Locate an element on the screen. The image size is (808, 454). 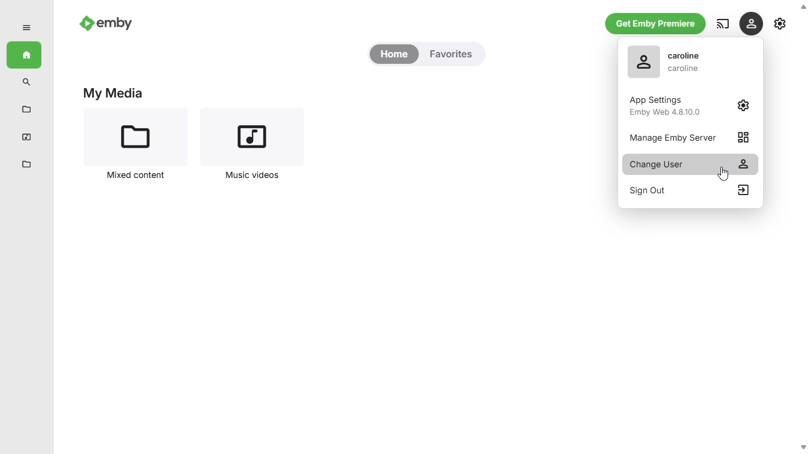
expand is located at coordinates (26, 28).